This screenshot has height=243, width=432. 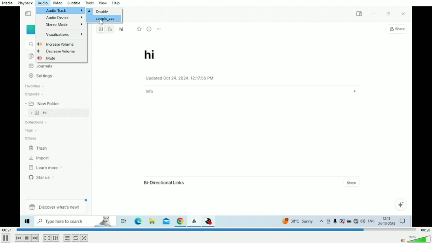 What do you see at coordinates (65, 18) in the screenshot?
I see `Audio Device` at bounding box center [65, 18].